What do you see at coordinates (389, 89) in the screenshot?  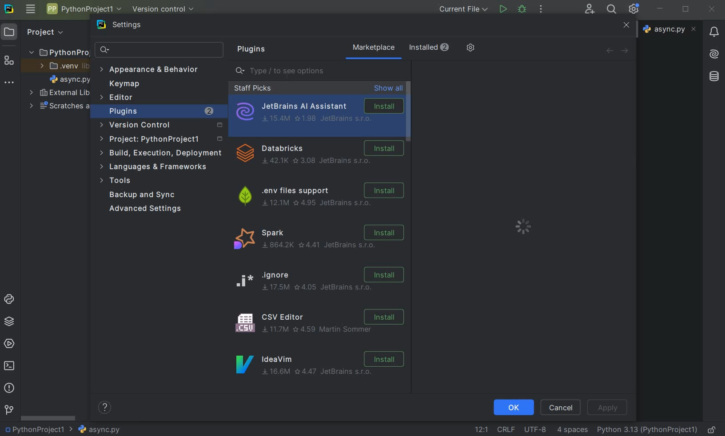 I see `show all` at bounding box center [389, 89].